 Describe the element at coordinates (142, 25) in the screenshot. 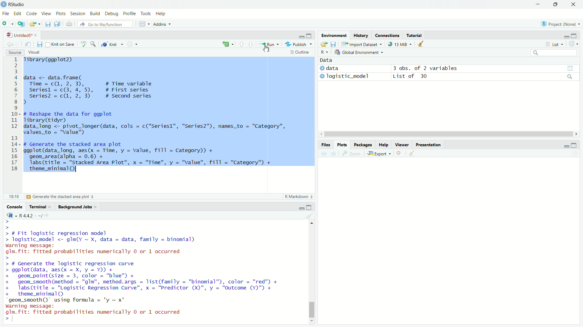

I see `grid` at that location.